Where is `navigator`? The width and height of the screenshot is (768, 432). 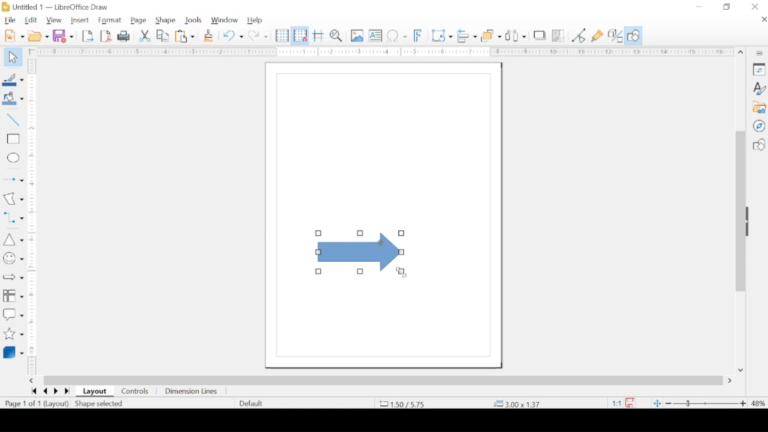
navigator is located at coordinates (759, 126).